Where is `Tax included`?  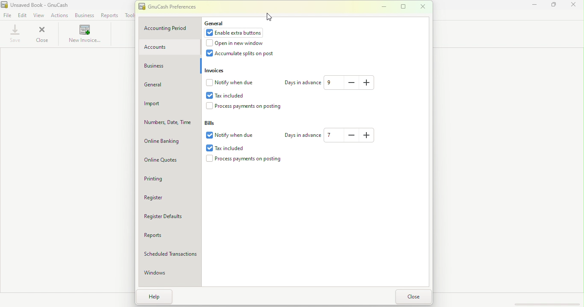 Tax included is located at coordinates (230, 148).